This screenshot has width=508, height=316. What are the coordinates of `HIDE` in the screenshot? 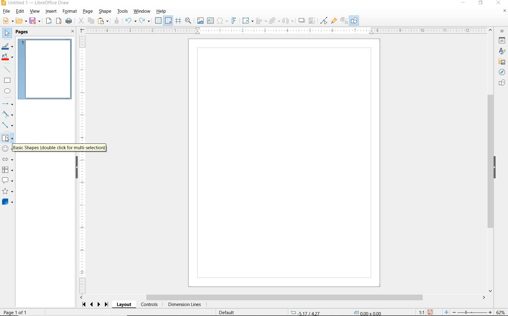 It's located at (77, 168).